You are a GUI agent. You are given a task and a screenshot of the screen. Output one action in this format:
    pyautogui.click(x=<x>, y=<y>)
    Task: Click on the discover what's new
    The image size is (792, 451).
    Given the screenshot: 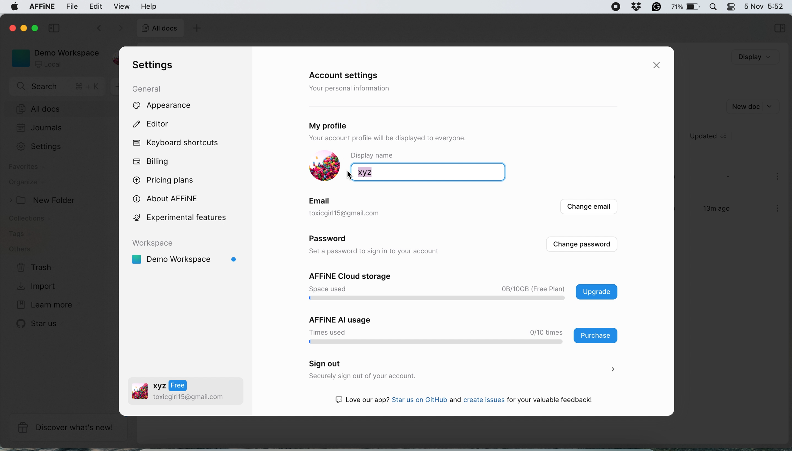 What is the action you would take?
    pyautogui.click(x=68, y=427)
    